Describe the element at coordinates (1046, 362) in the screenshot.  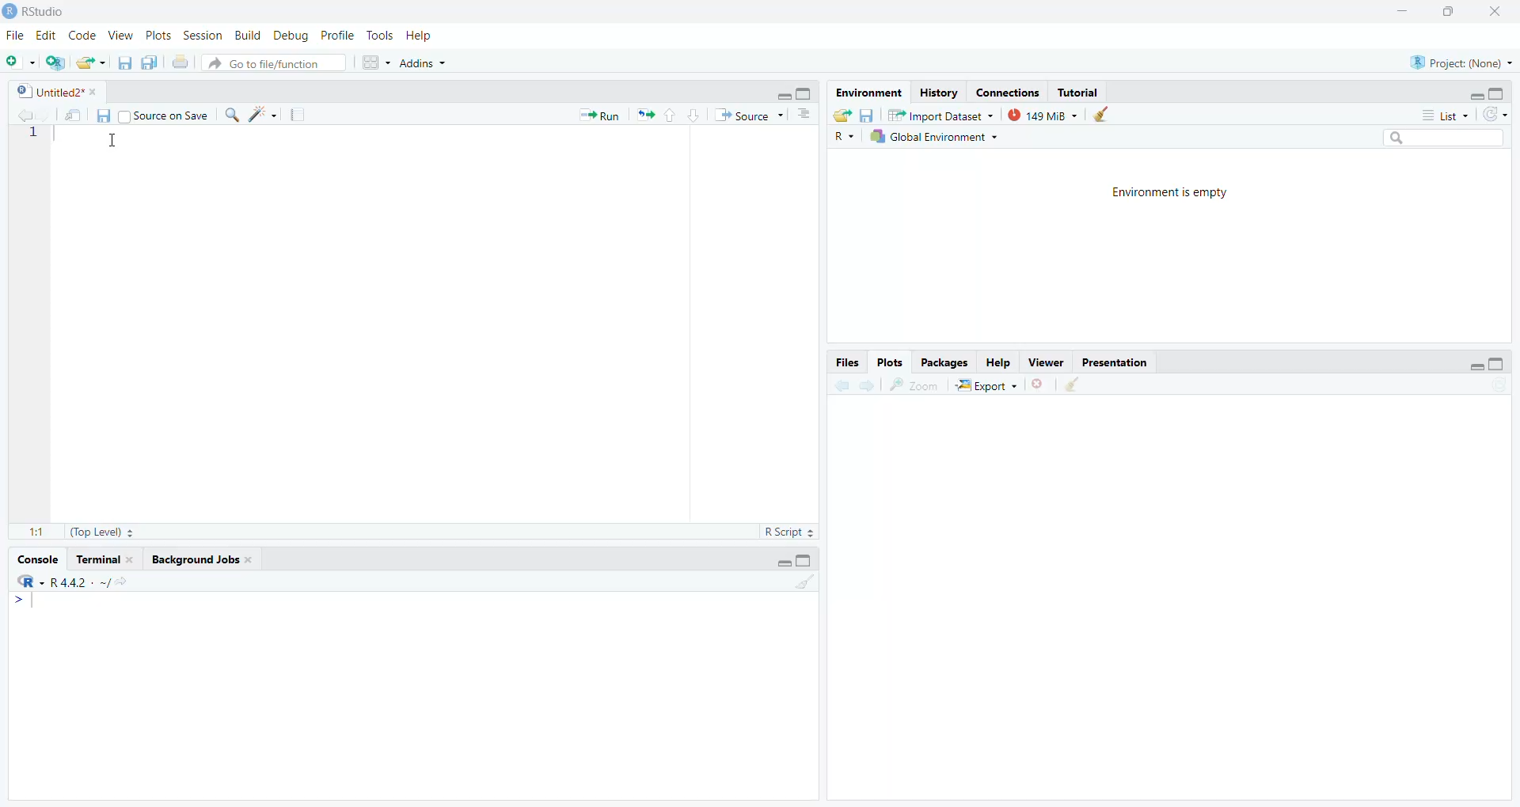
I see `View` at that location.